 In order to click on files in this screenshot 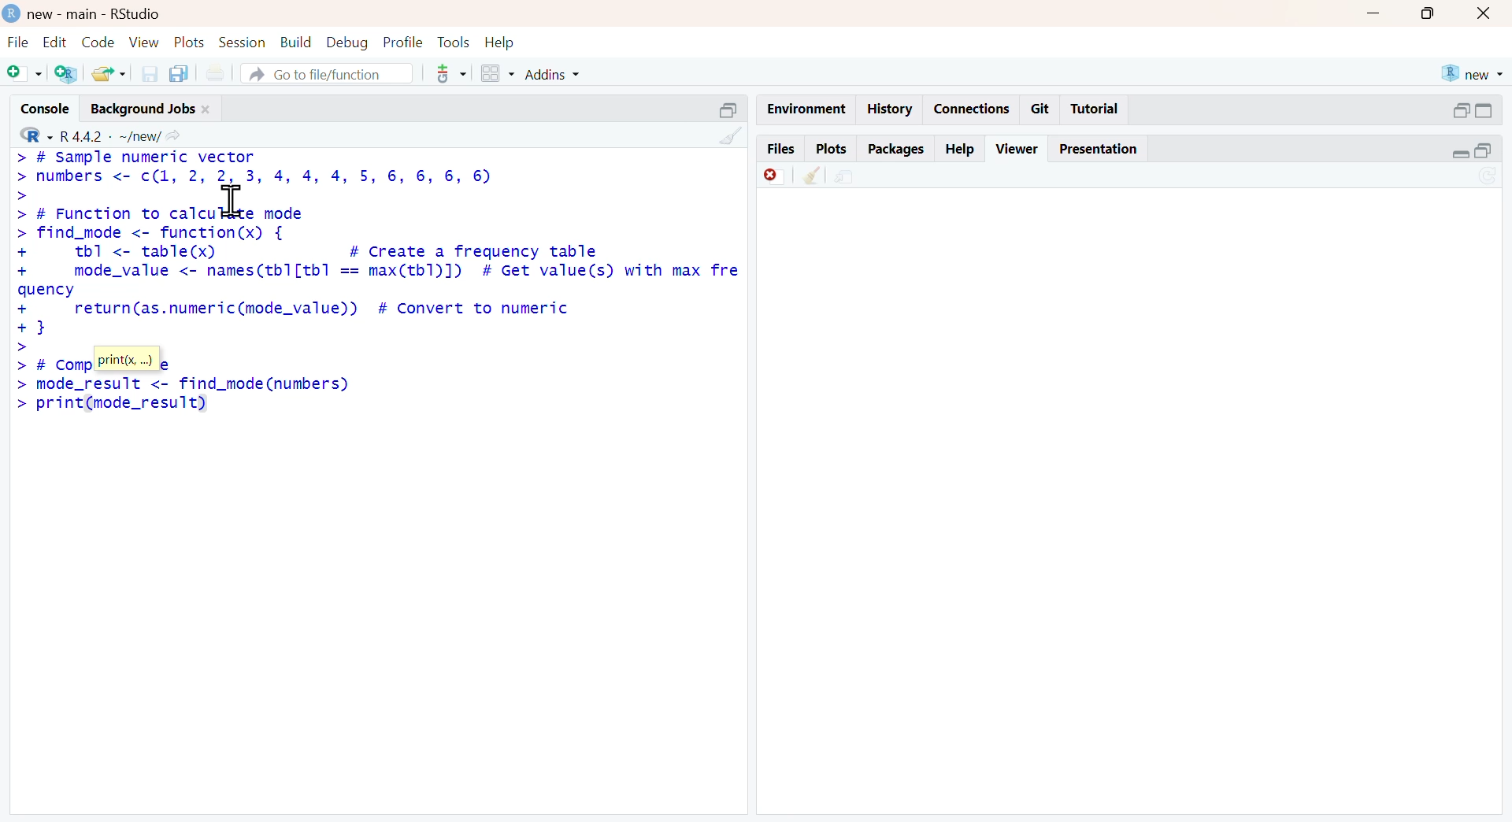, I will do `click(782, 147)`.